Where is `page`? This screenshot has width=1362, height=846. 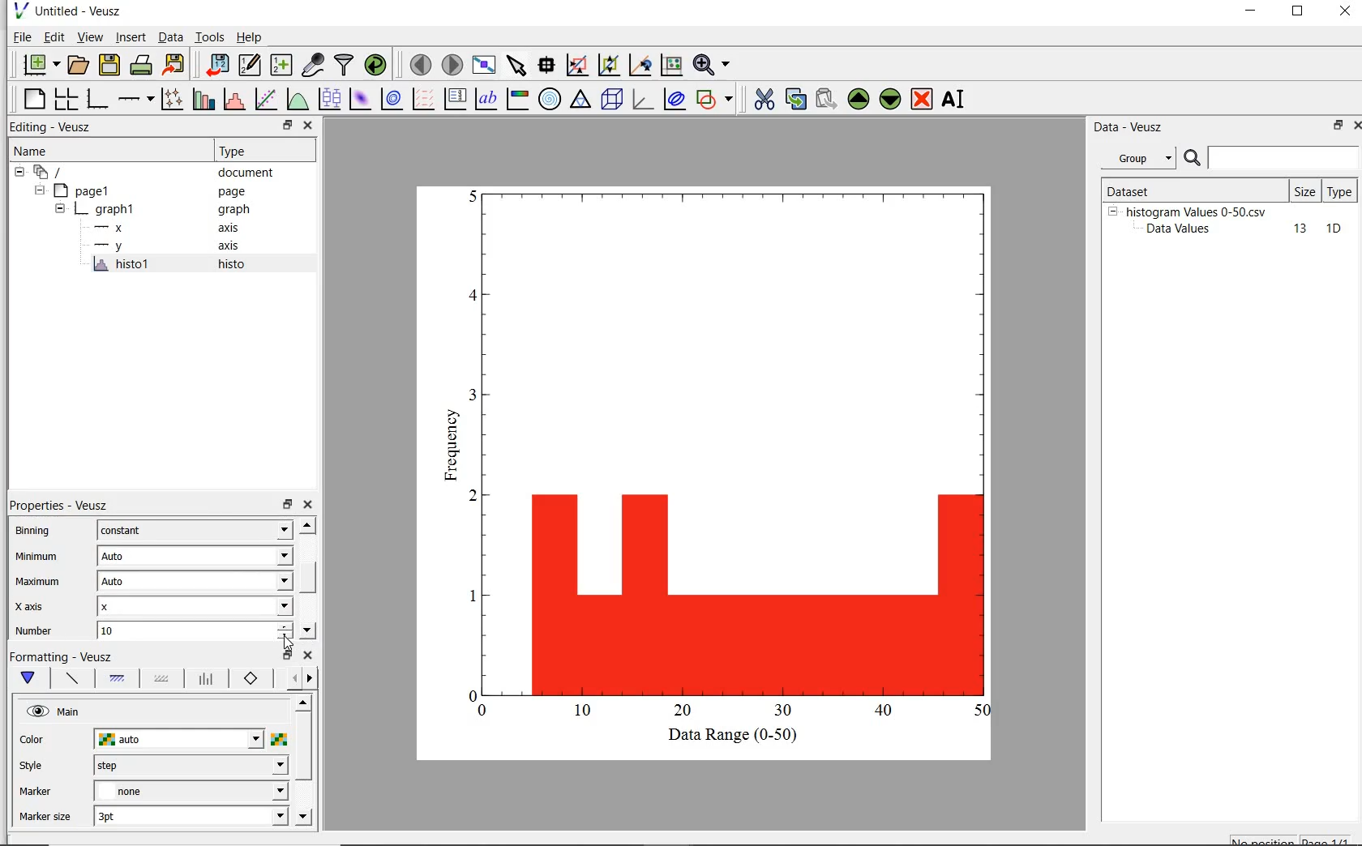 page is located at coordinates (240, 192).